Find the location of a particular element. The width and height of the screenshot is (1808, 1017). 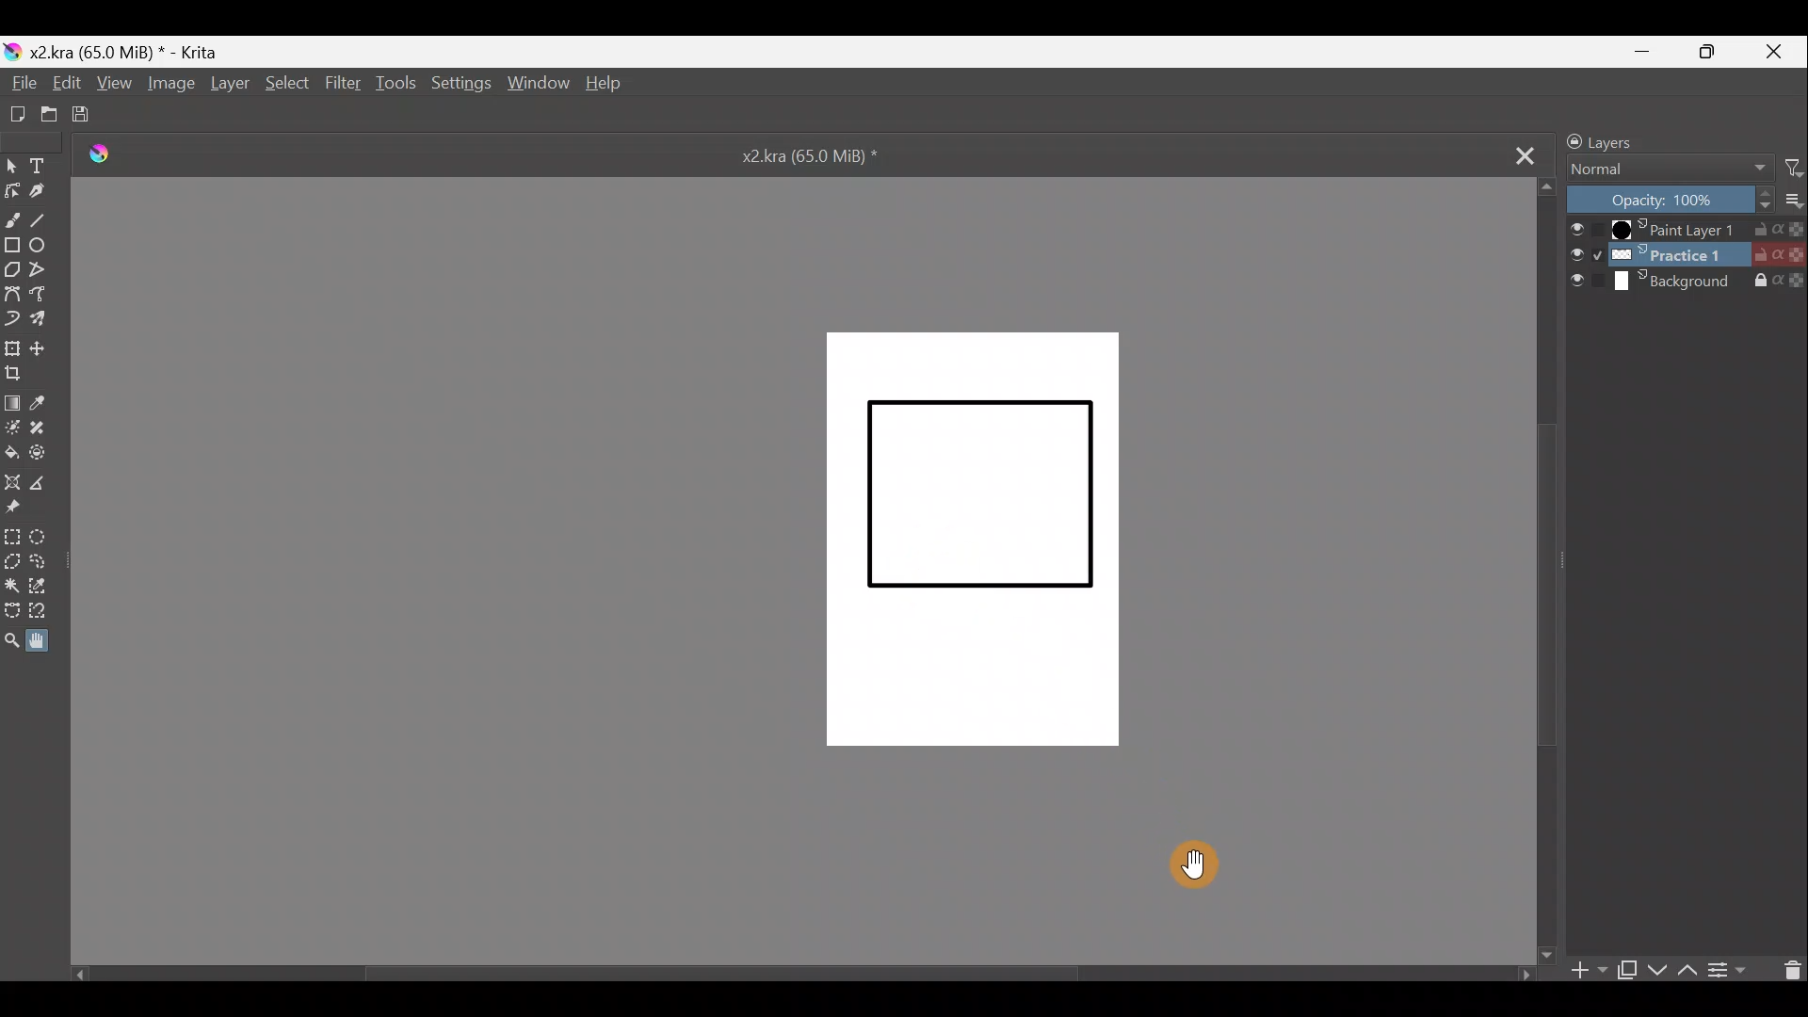

Layer Opacity is located at coordinates (1668, 202).